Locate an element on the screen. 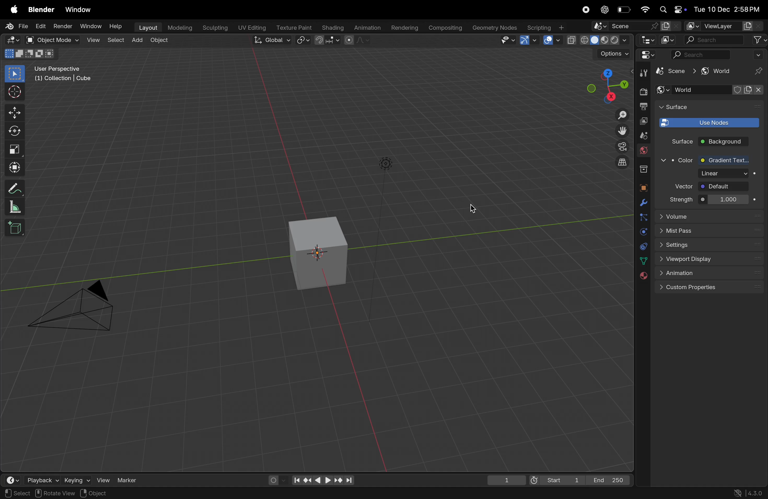 The width and height of the screenshot is (768, 499). auto keying is located at coordinates (275, 480).